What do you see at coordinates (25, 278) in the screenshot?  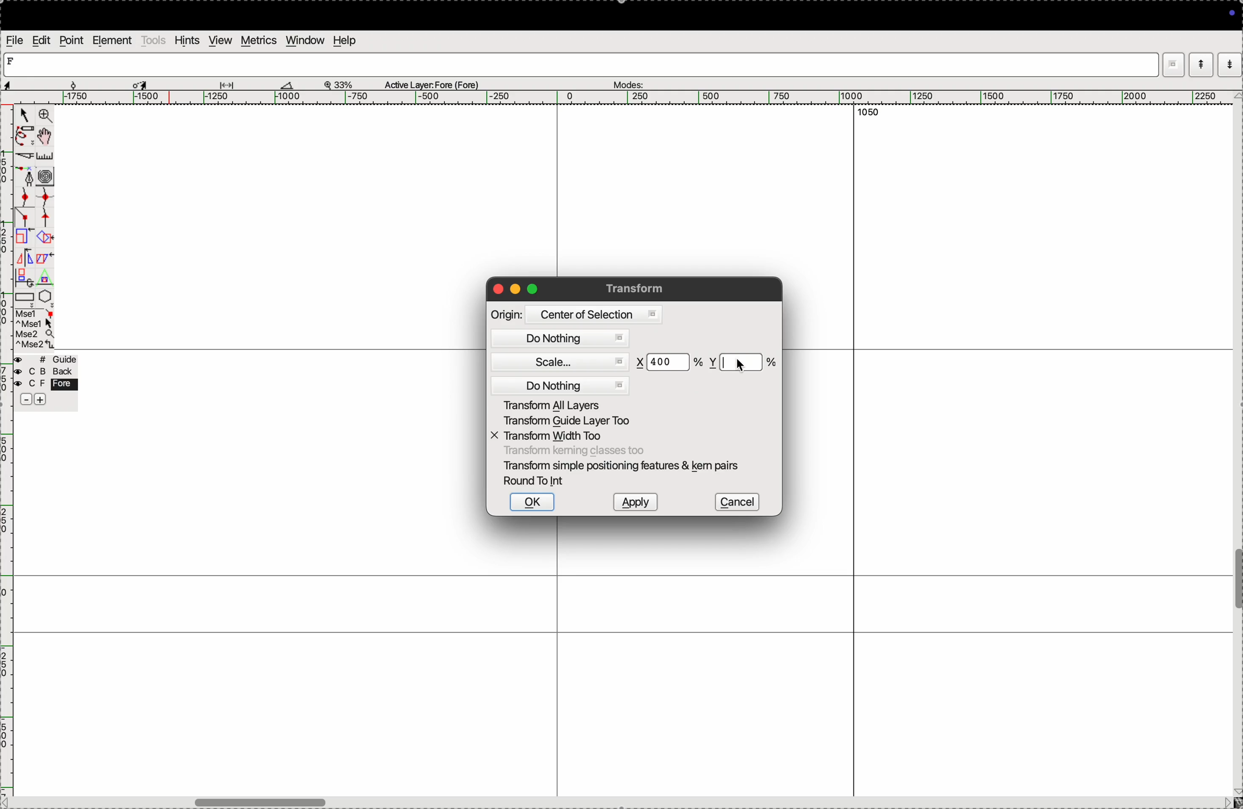 I see `duplicate` at bounding box center [25, 278].